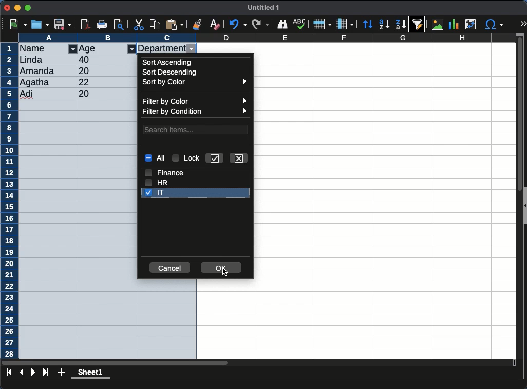 This screenshot has width=527, height=389. What do you see at coordinates (30, 60) in the screenshot?
I see `linda` at bounding box center [30, 60].